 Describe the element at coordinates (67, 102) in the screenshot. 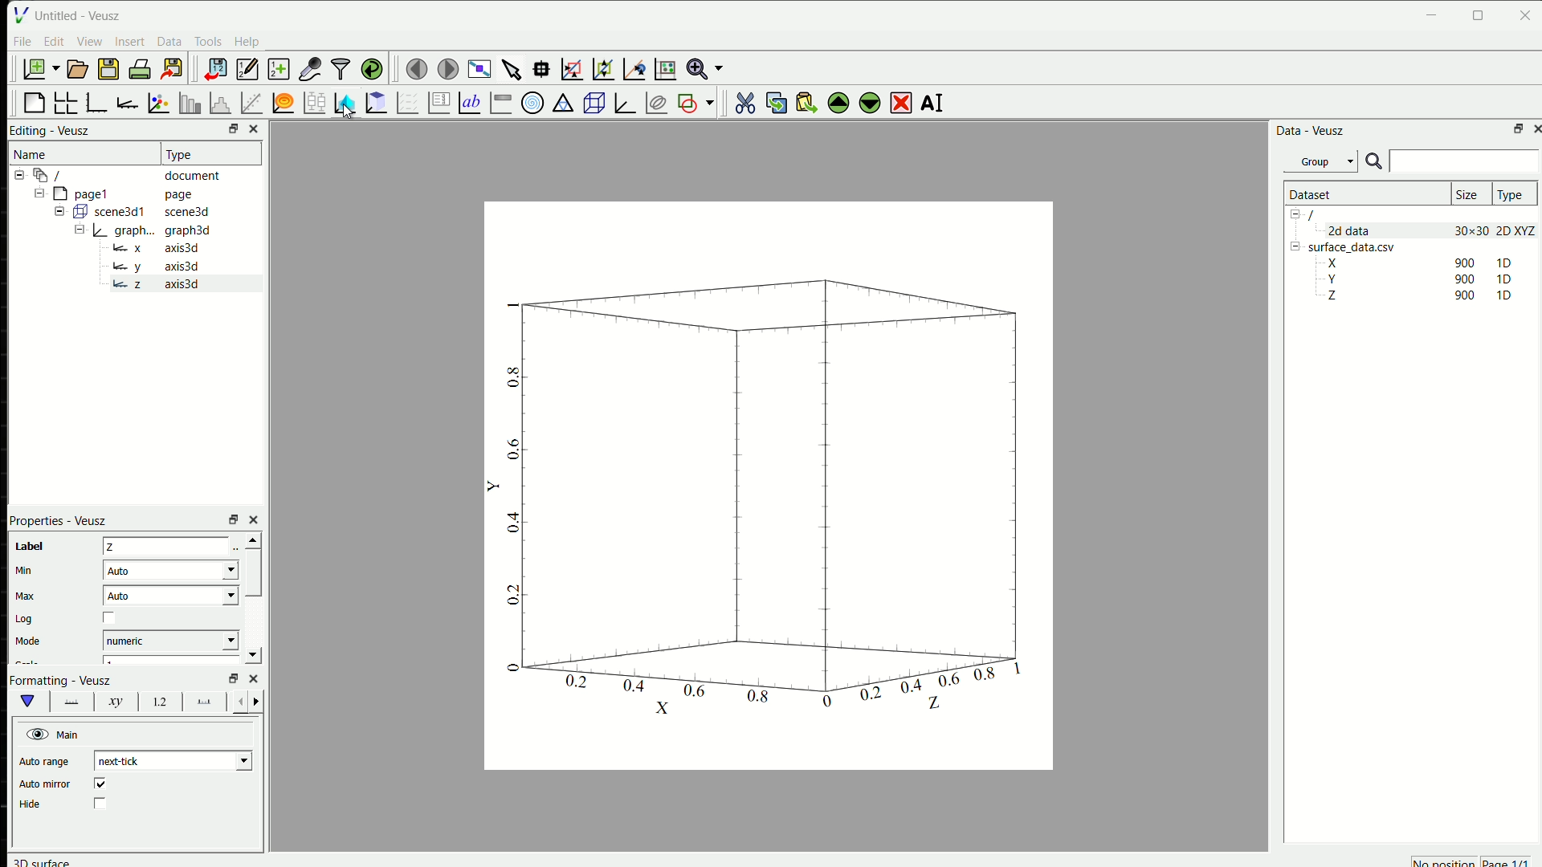

I see `arrange graphs in a grid` at that location.